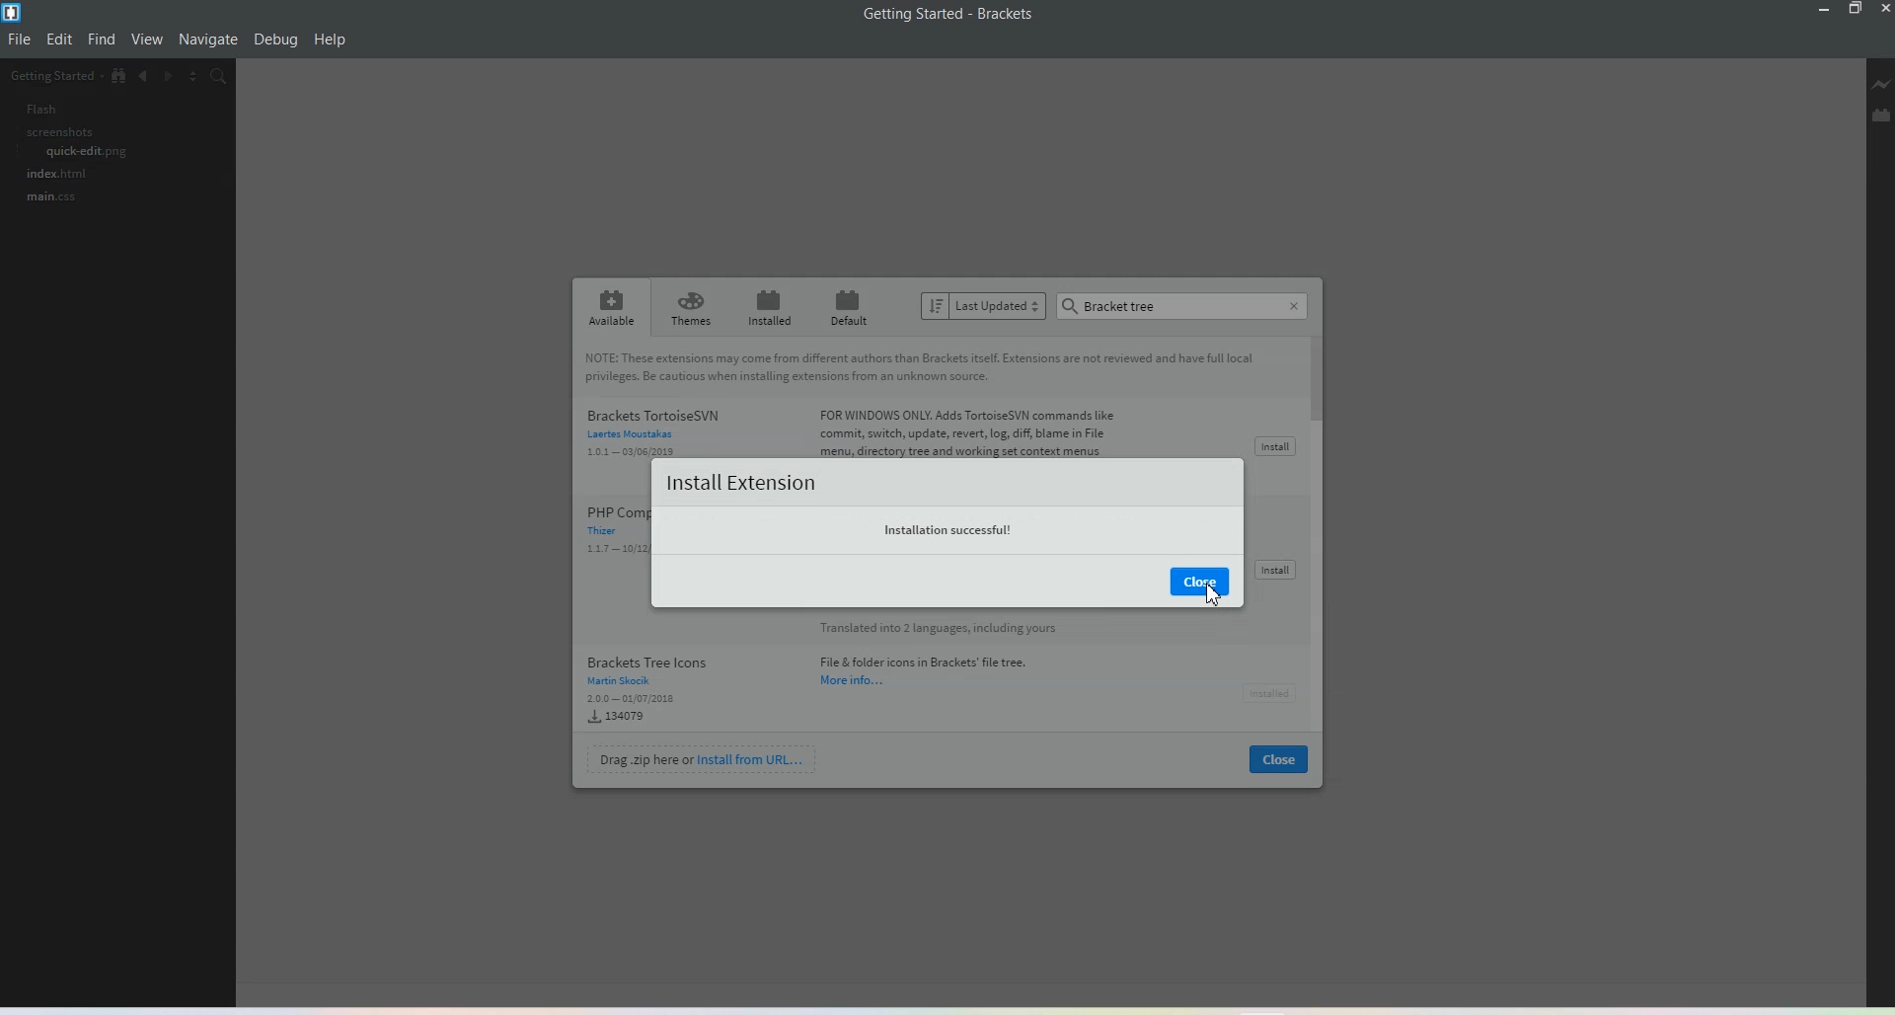  I want to click on Close, so click(1279, 760).